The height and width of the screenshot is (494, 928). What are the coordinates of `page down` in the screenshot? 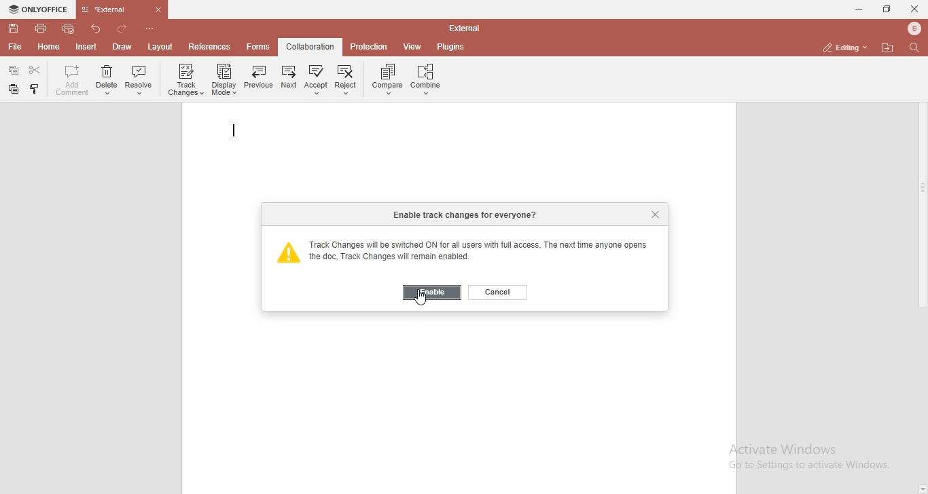 It's located at (922, 489).